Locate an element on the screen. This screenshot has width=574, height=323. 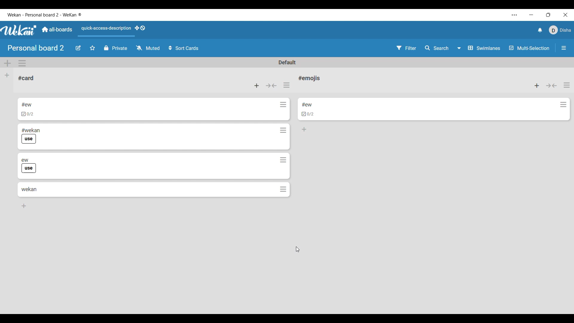
Current account is located at coordinates (560, 30).